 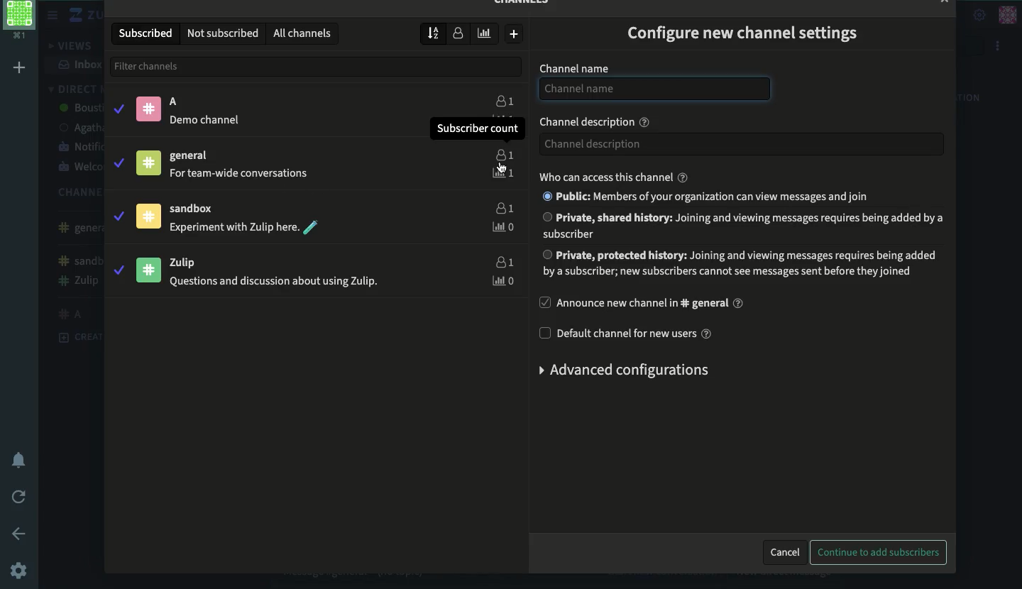 What do you see at coordinates (121, 190) in the screenshot?
I see `subscribe\unsubscribe` at bounding box center [121, 190].